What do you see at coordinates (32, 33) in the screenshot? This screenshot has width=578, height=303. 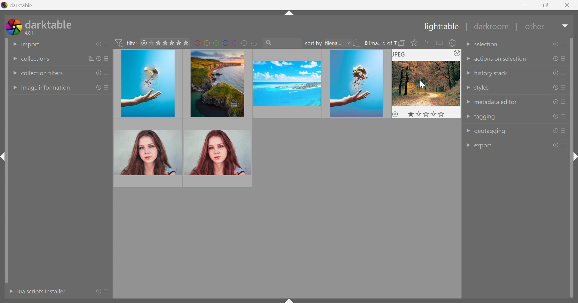 I see `4.8.1` at bounding box center [32, 33].